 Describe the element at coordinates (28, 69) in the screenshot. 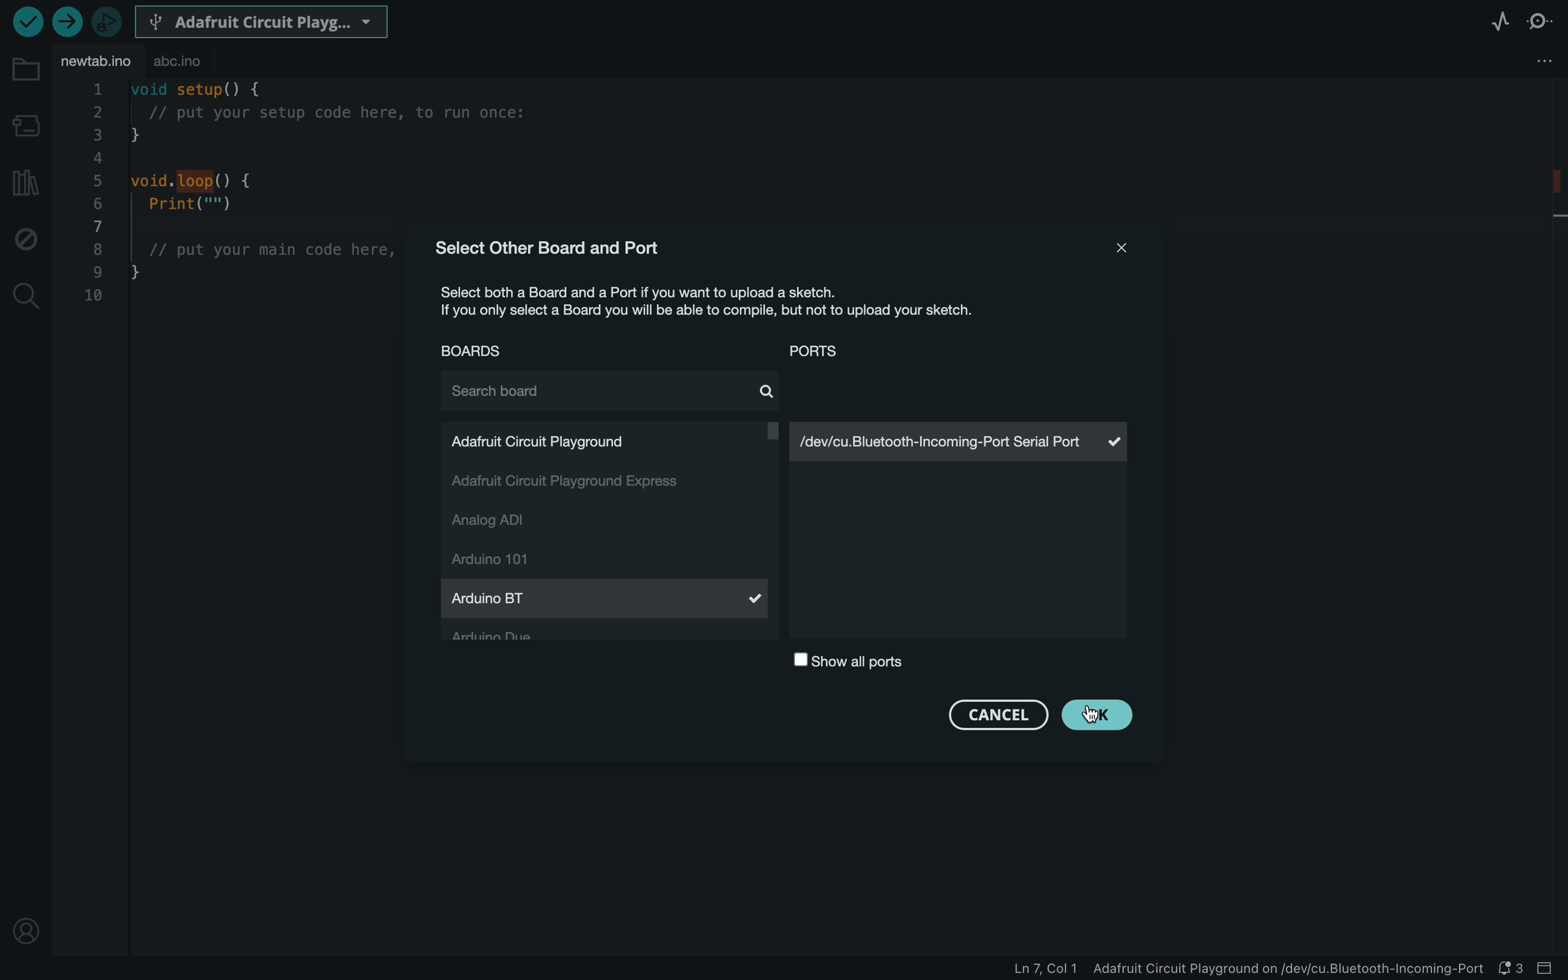

I see `folder` at that location.